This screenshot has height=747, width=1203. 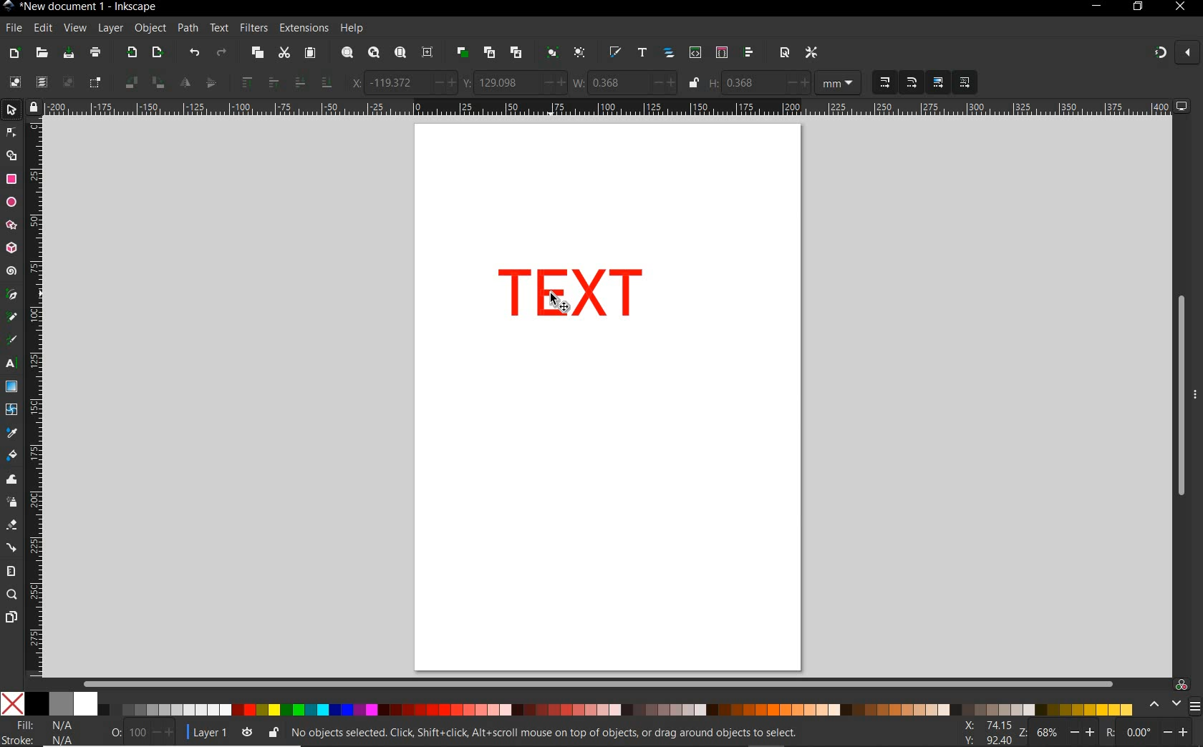 What do you see at coordinates (721, 52) in the screenshot?
I see `OPEN SELECTORS` at bounding box center [721, 52].